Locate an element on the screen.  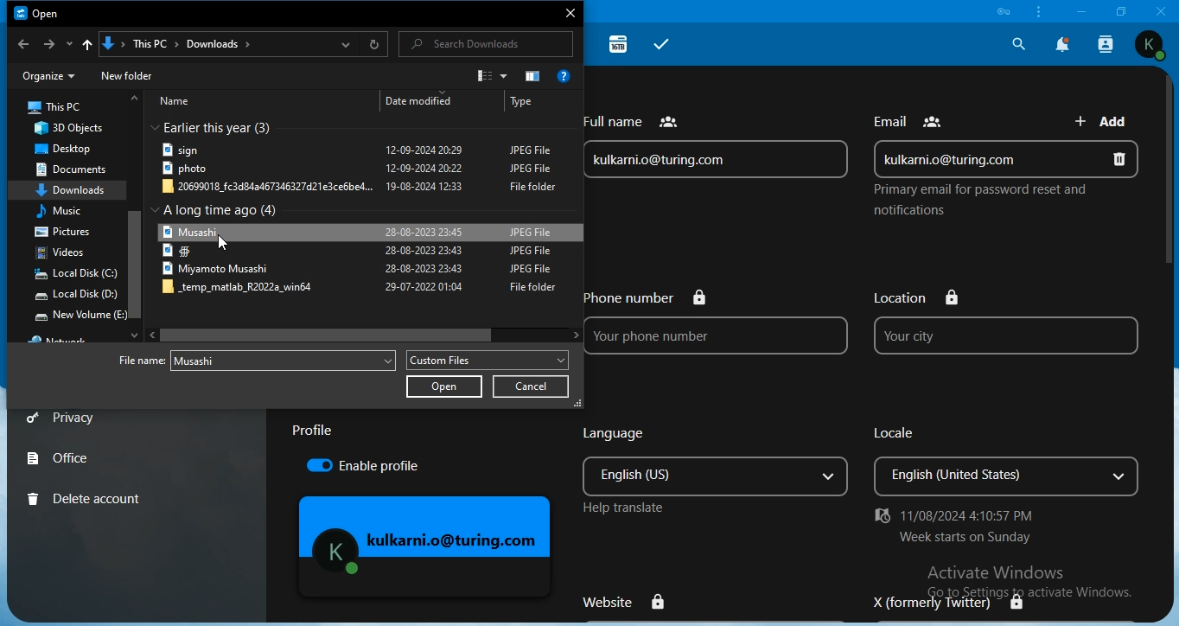
videos is located at coordinates (62, 254).